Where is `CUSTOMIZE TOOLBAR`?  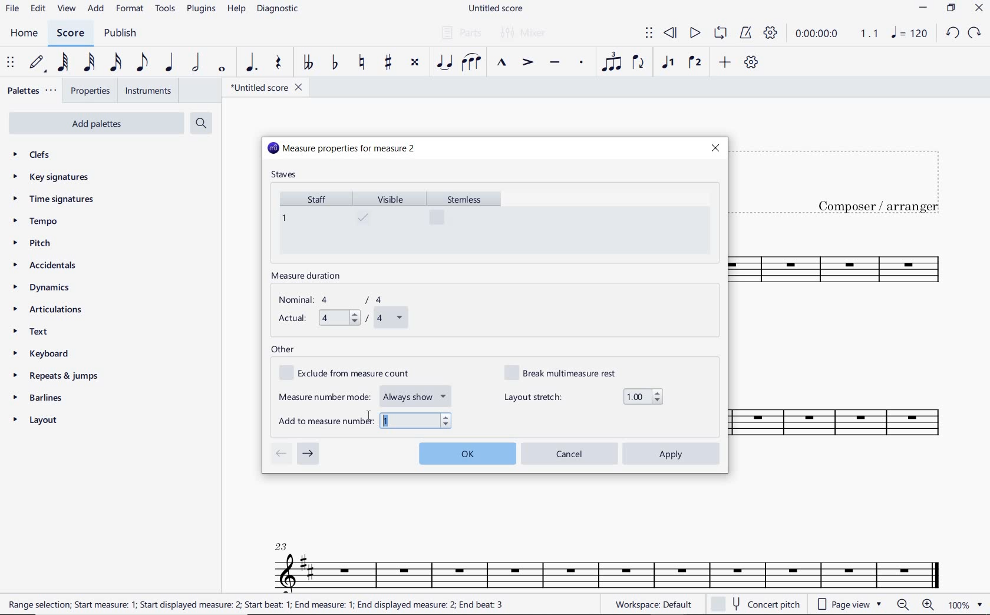
CUSTOMIZE TOOLBAR is located at coordinates (751, 62).